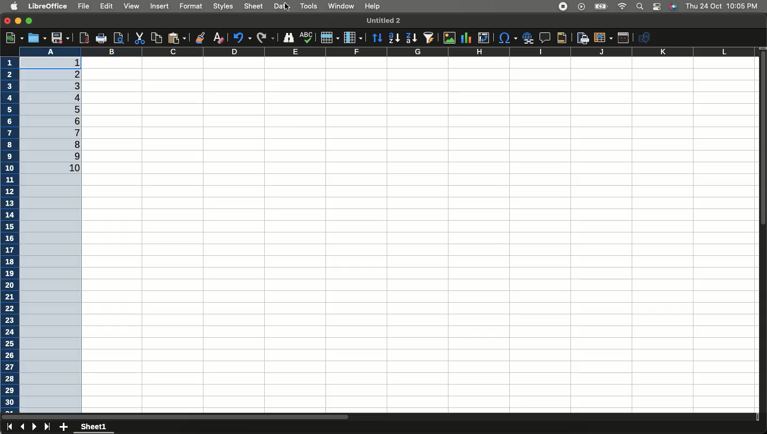 The width and height of the screenshot is (767, 434). I want to click on Spelling, so click(306, 38).